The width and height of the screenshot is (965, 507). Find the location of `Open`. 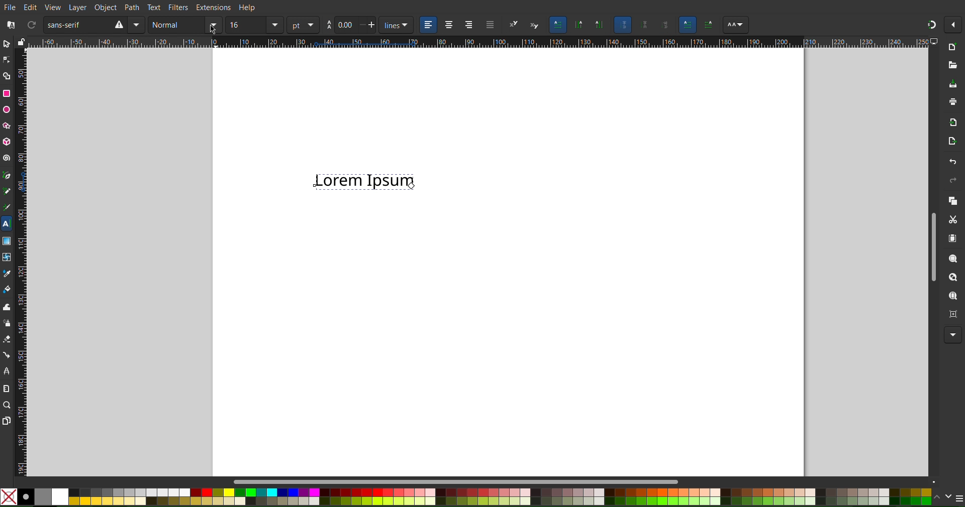

Open is located at coordinates (952, 65).